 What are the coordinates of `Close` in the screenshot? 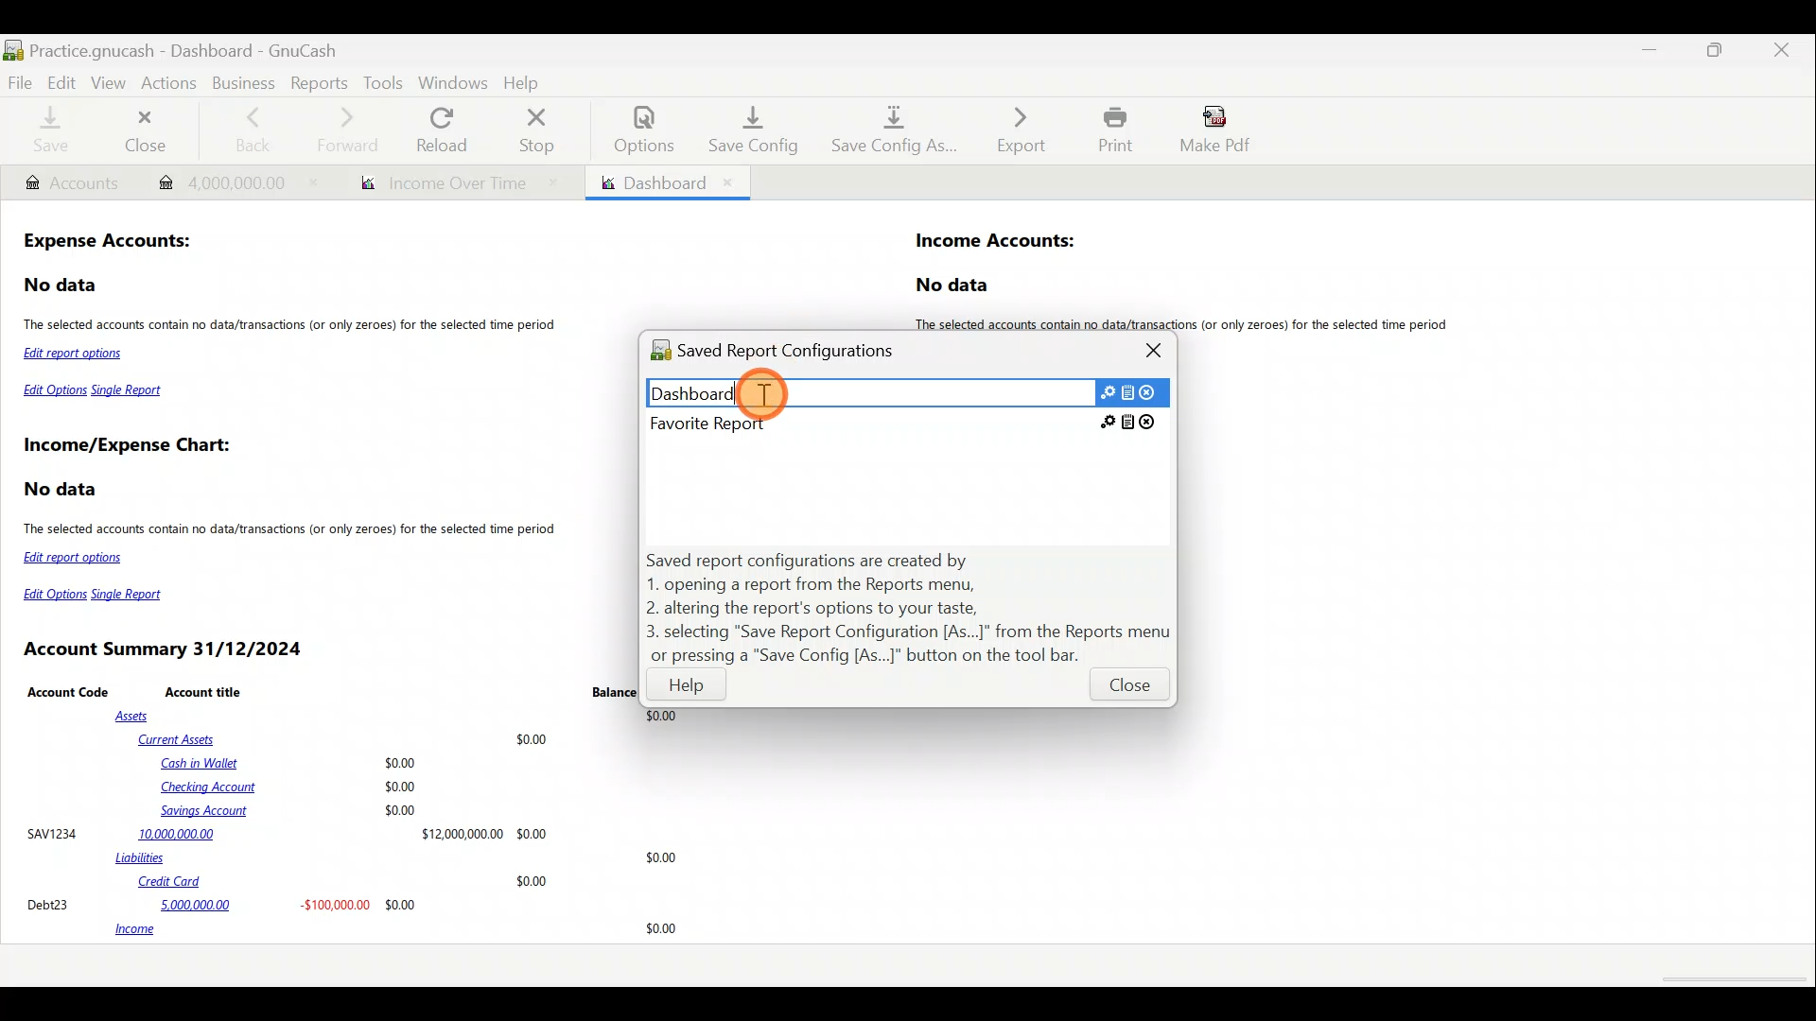 It's located at (1783, 53).